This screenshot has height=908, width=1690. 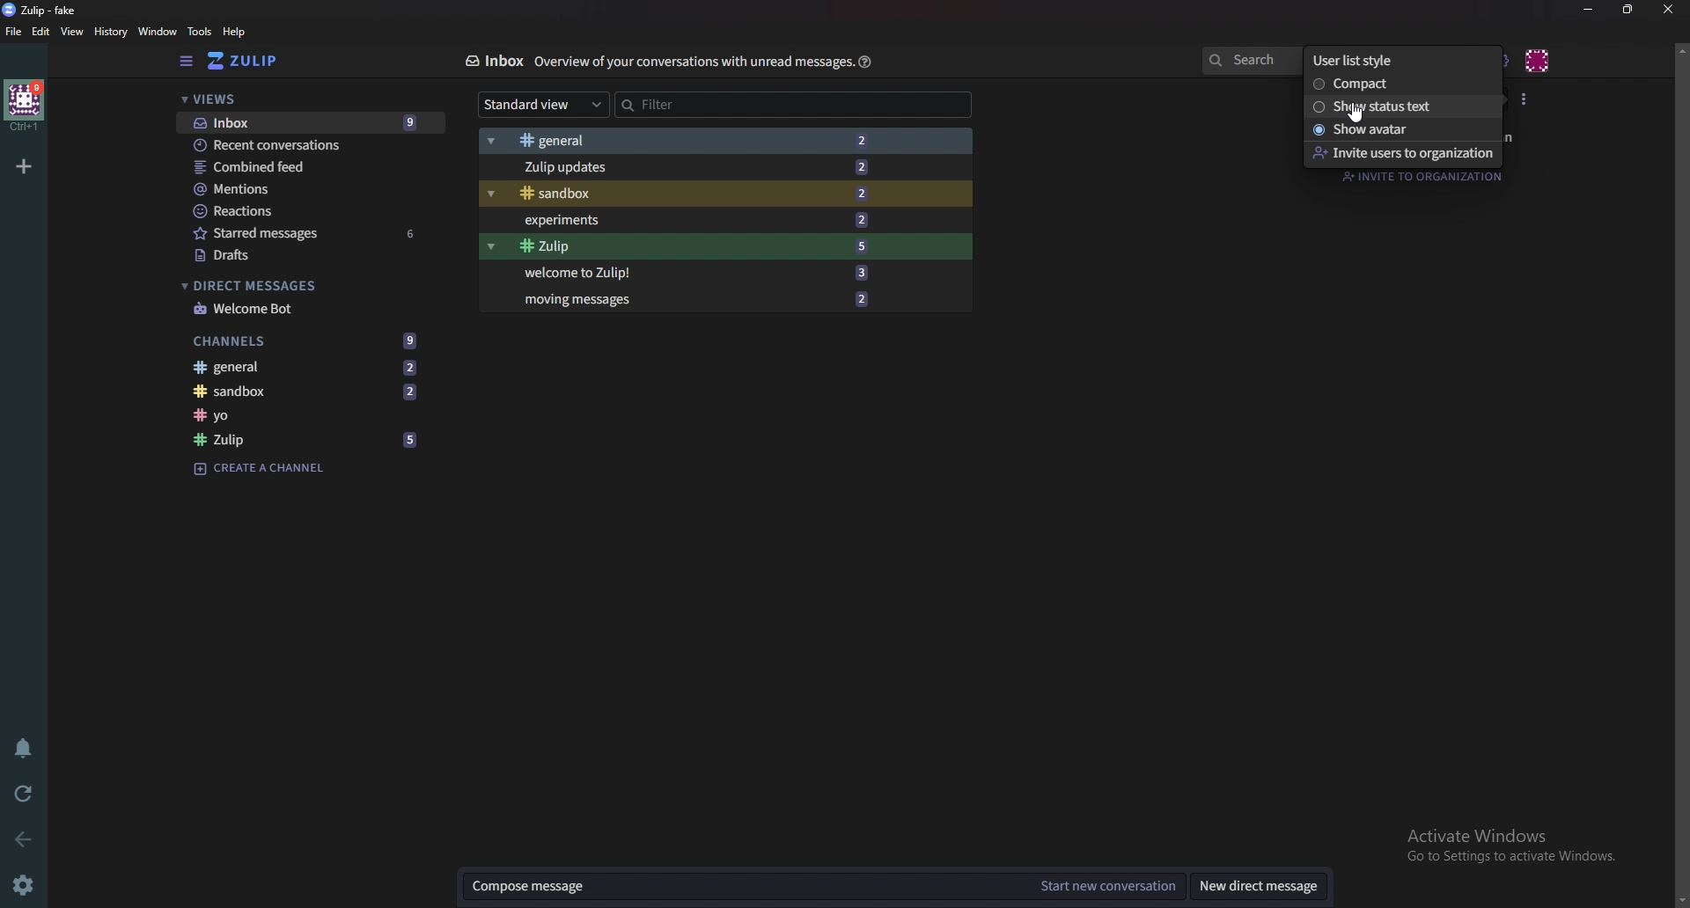 What do you see at coordinates (743, 886) in the screenshot?
I see `Compose message` at bounding box center [743, 886].